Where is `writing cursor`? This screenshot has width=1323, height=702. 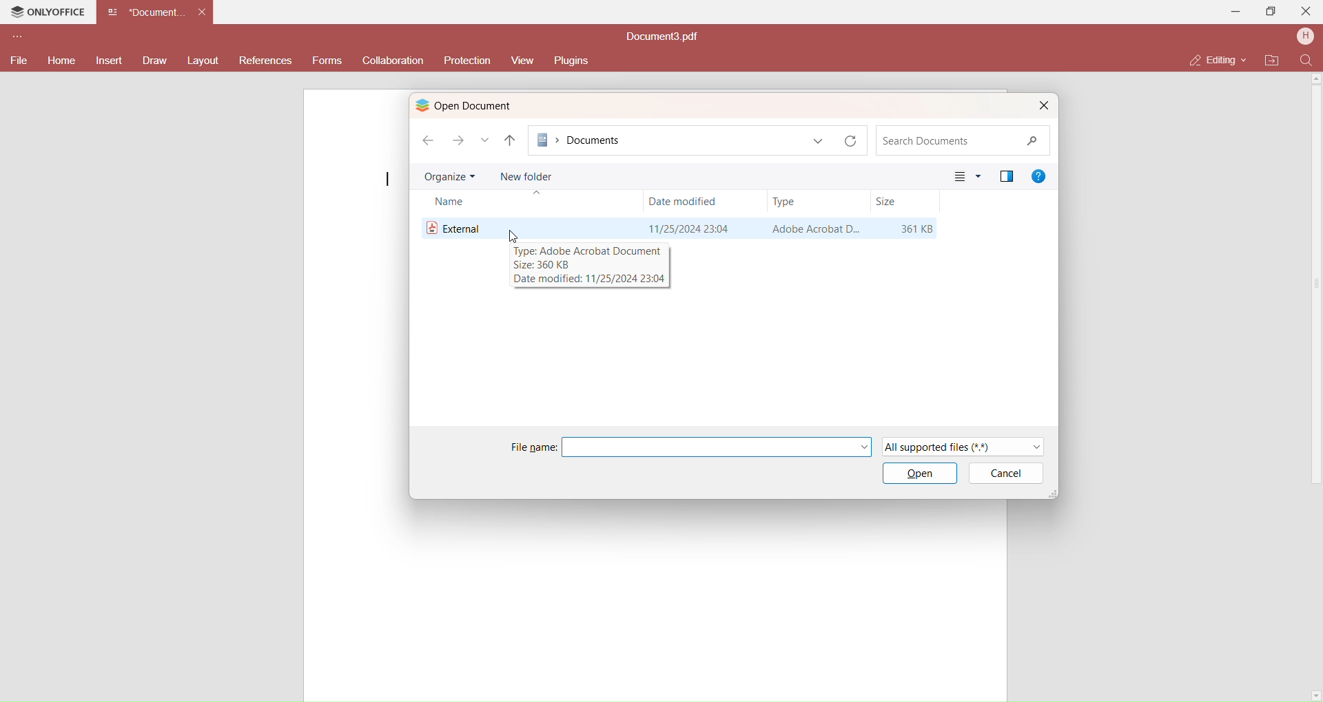 writing cursor is located at coordinates (387, 179).